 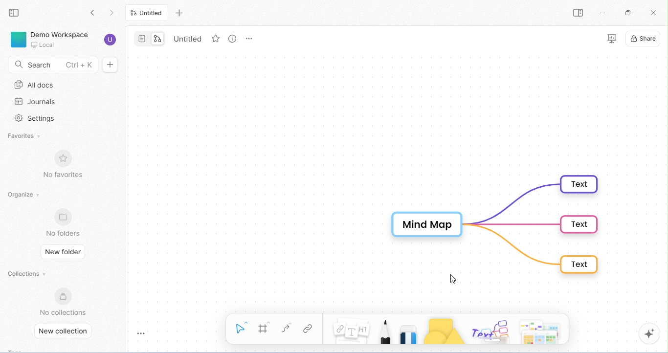 I want to click on pencil, so click(x=386, y=331).